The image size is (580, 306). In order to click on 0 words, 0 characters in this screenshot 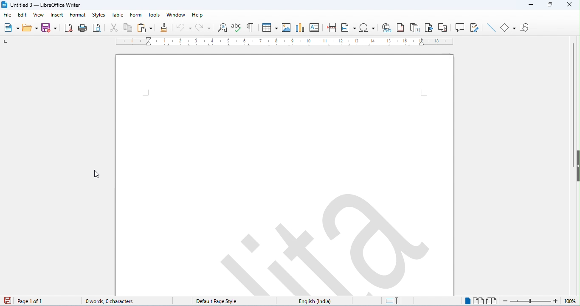, I will do `click(106, 300)`.